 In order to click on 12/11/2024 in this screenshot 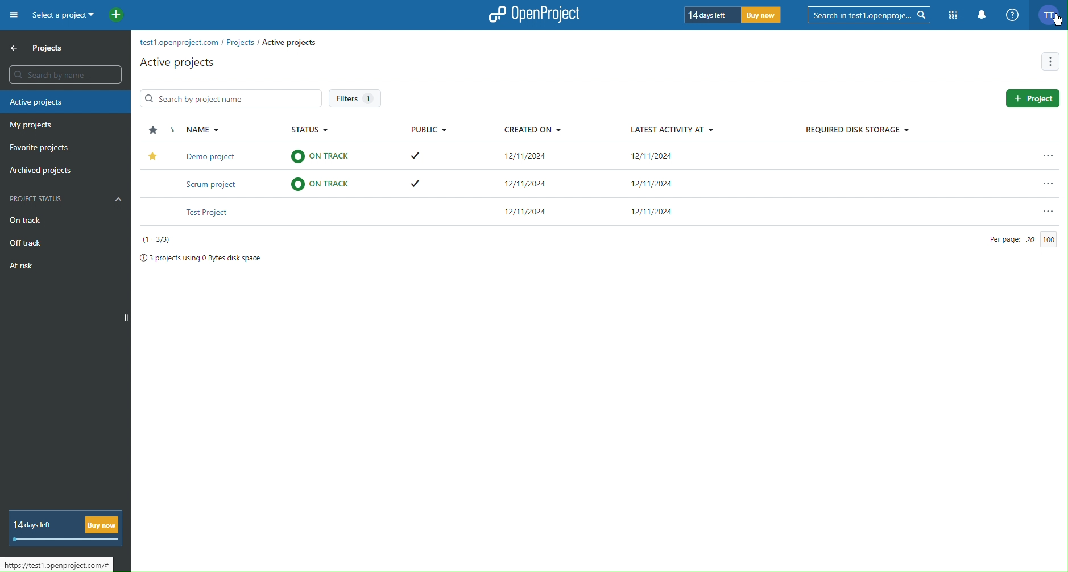, I will do `click(527, 156)`.